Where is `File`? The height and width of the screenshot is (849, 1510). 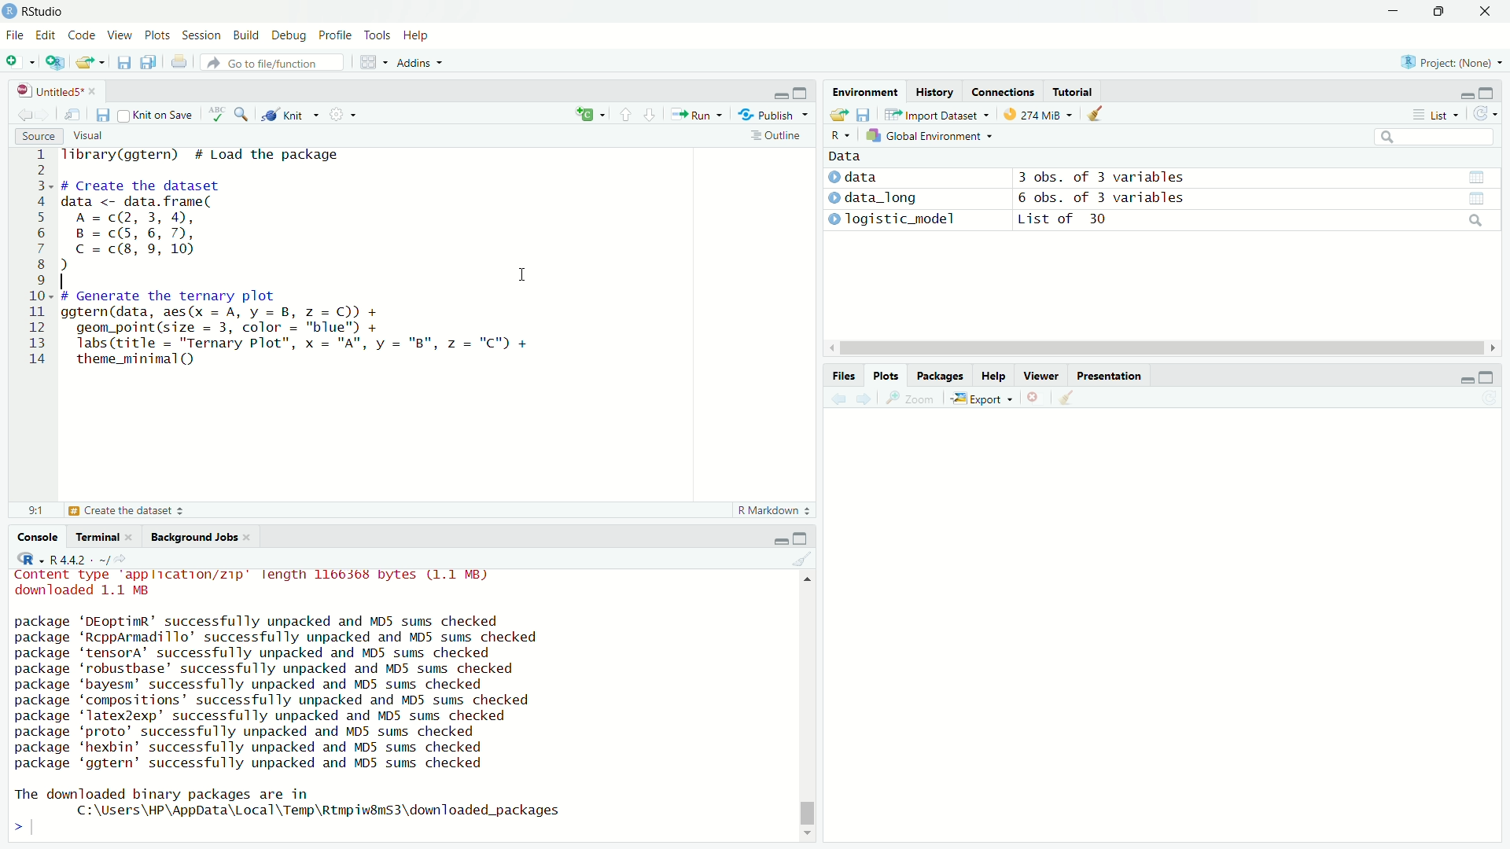
File is located at coordinates (17, 34).